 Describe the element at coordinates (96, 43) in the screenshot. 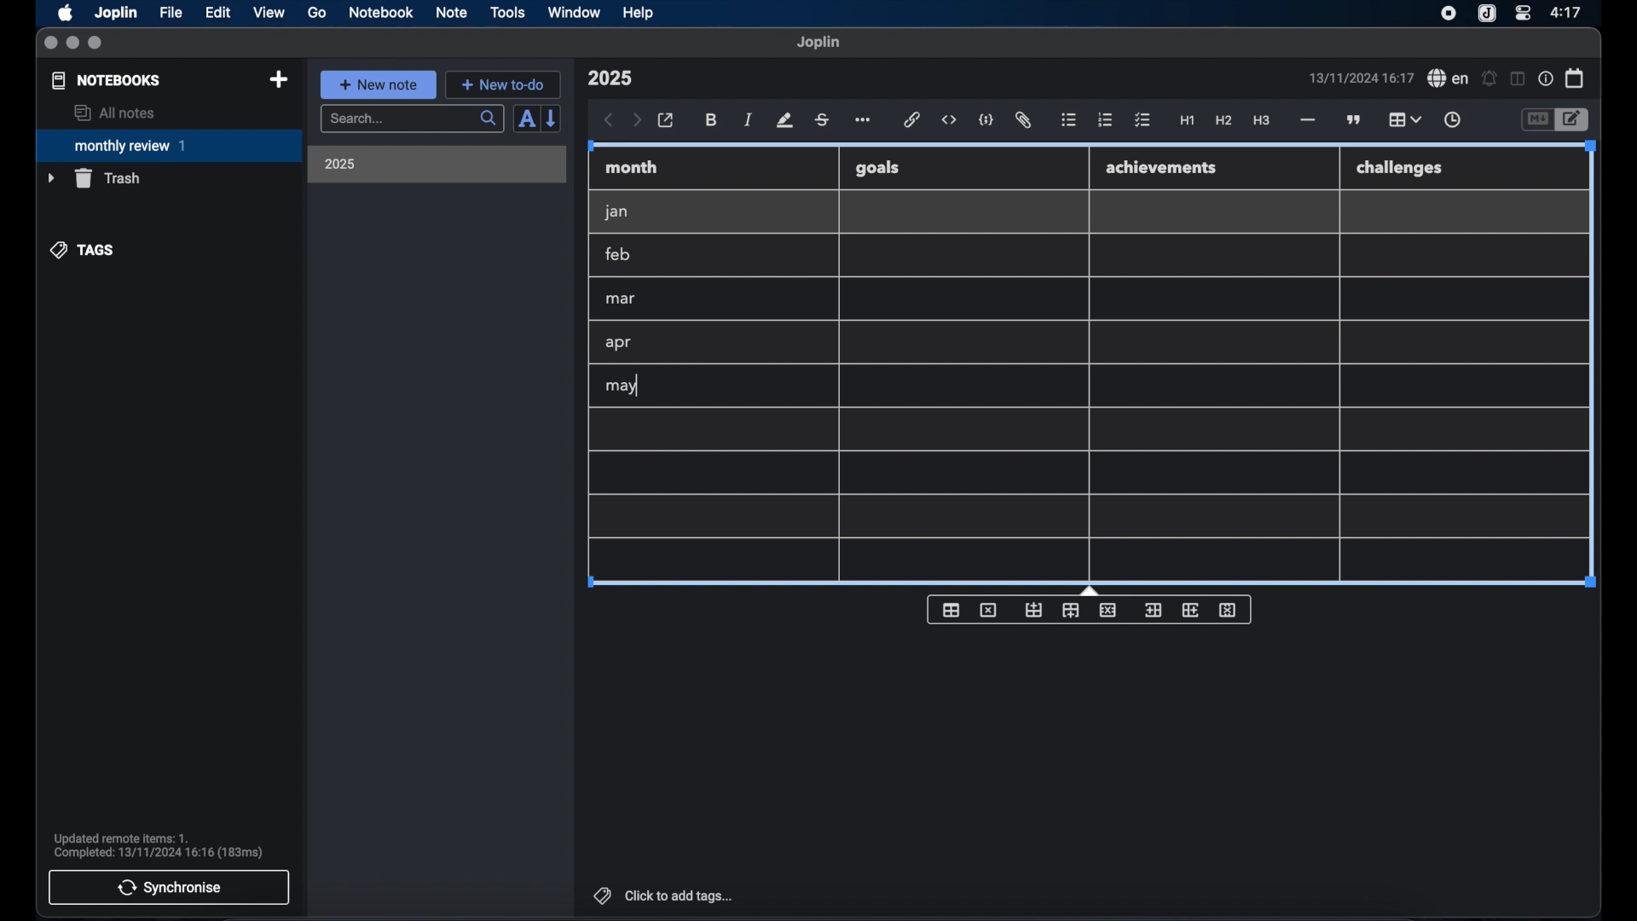

I see `maximize` at that location.